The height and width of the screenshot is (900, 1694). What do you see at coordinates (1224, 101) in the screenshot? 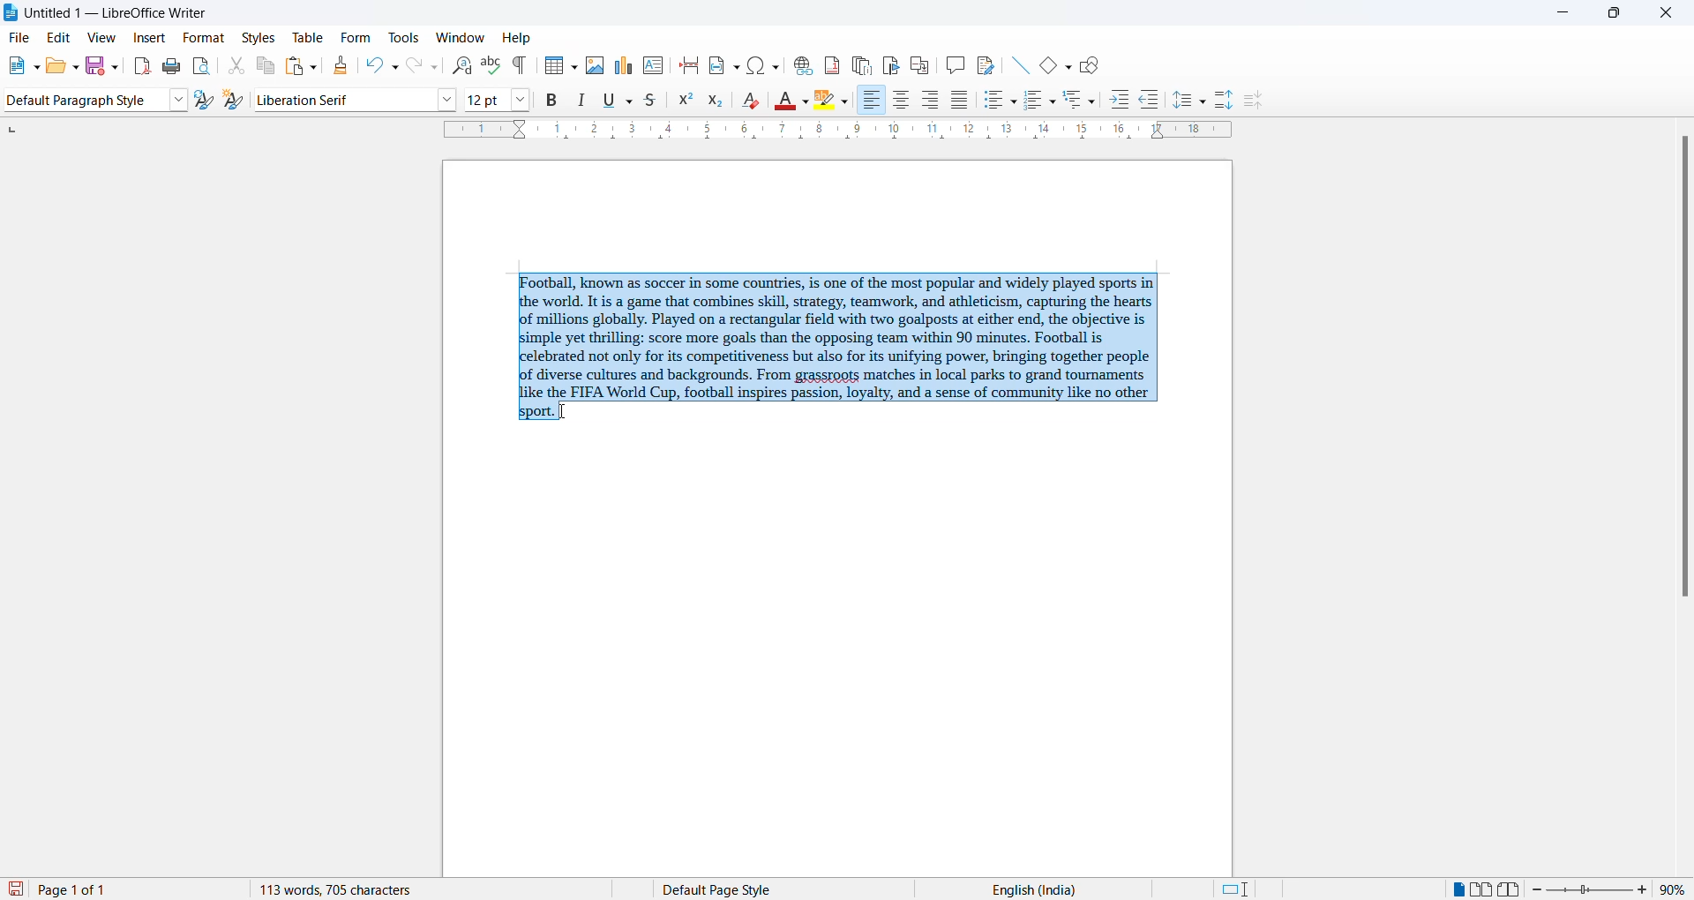
I see `increase paragraph spacing` at bounding box center [1224, 101].